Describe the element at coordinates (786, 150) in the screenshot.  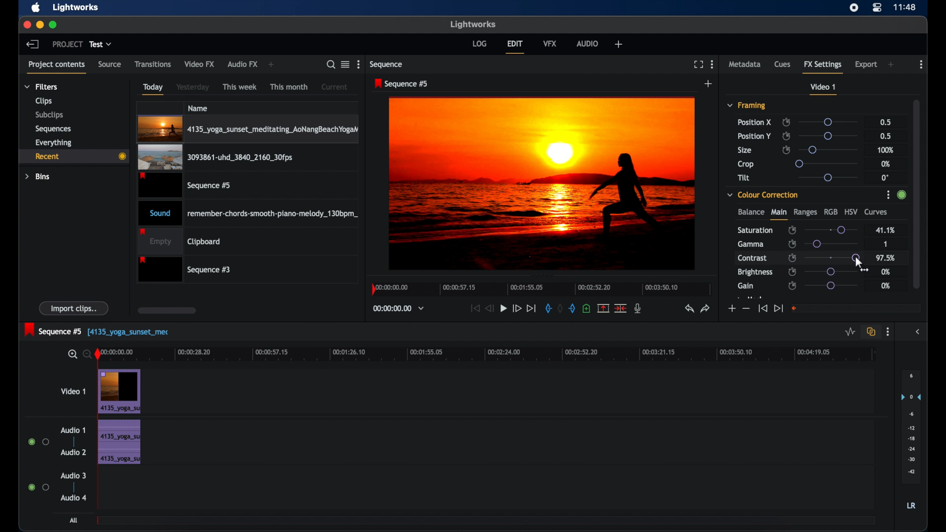
I see `enable/disable keyframes` at that location.